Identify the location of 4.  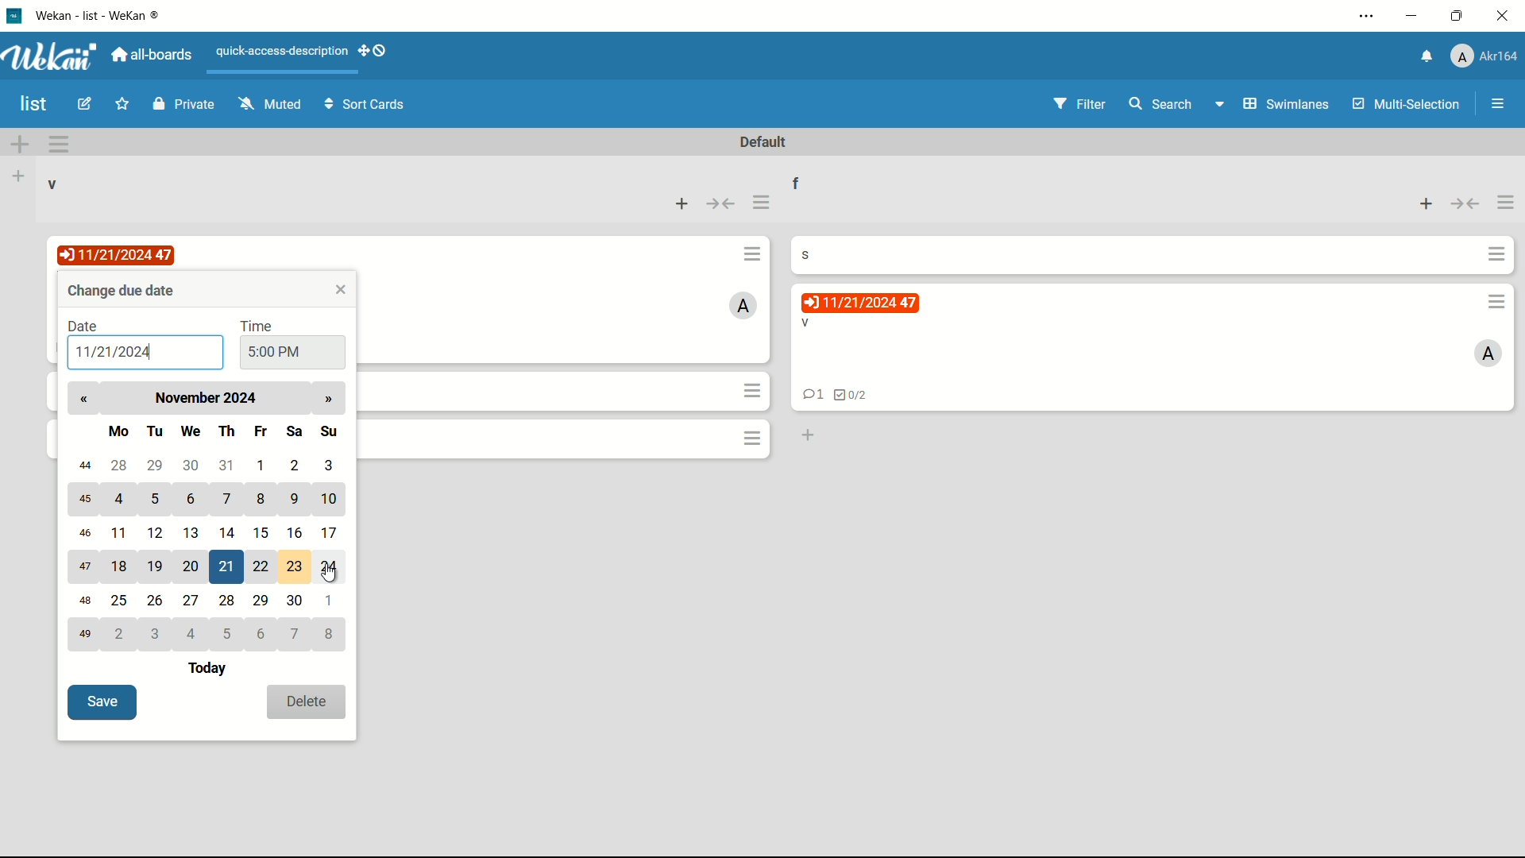
(122, 497).